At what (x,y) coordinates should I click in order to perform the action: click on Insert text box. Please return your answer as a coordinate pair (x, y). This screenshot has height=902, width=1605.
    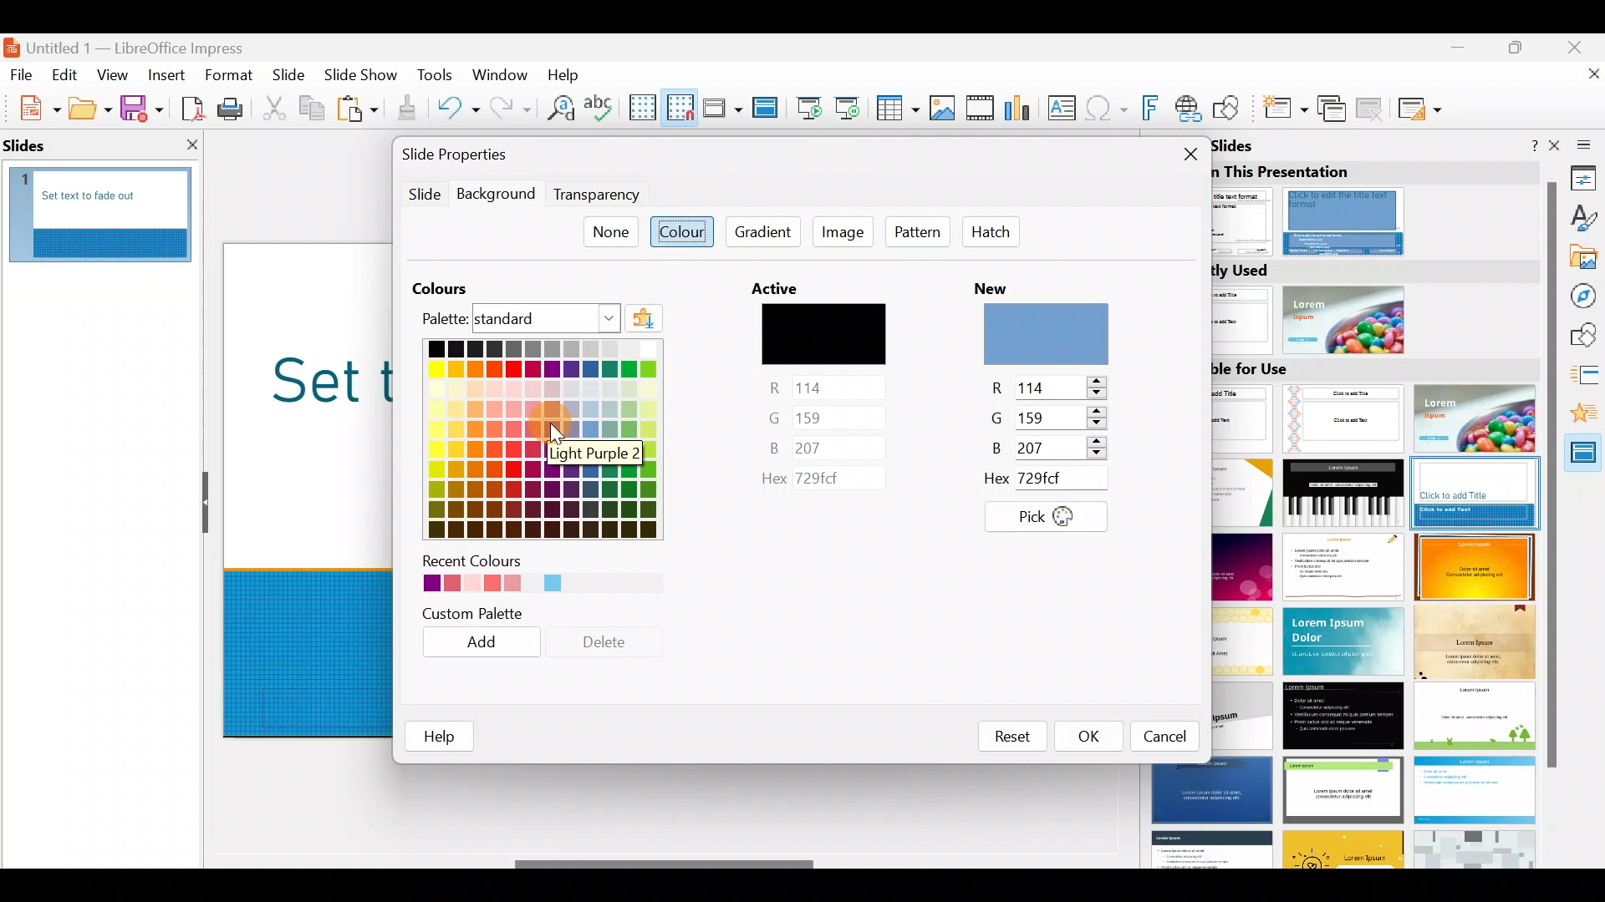
    Looking at the image, I should click on (1065, 109).